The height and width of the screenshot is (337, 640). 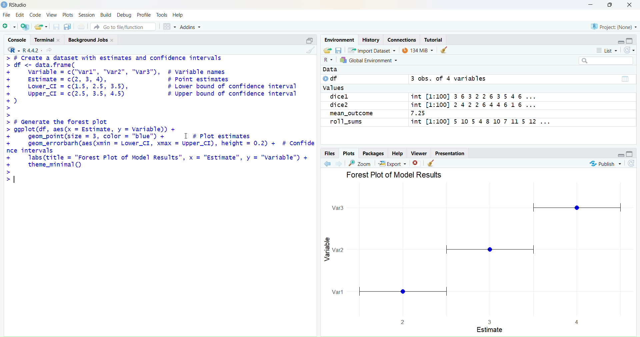 I want to click on Go to file/function, so click(x=123, y=27).